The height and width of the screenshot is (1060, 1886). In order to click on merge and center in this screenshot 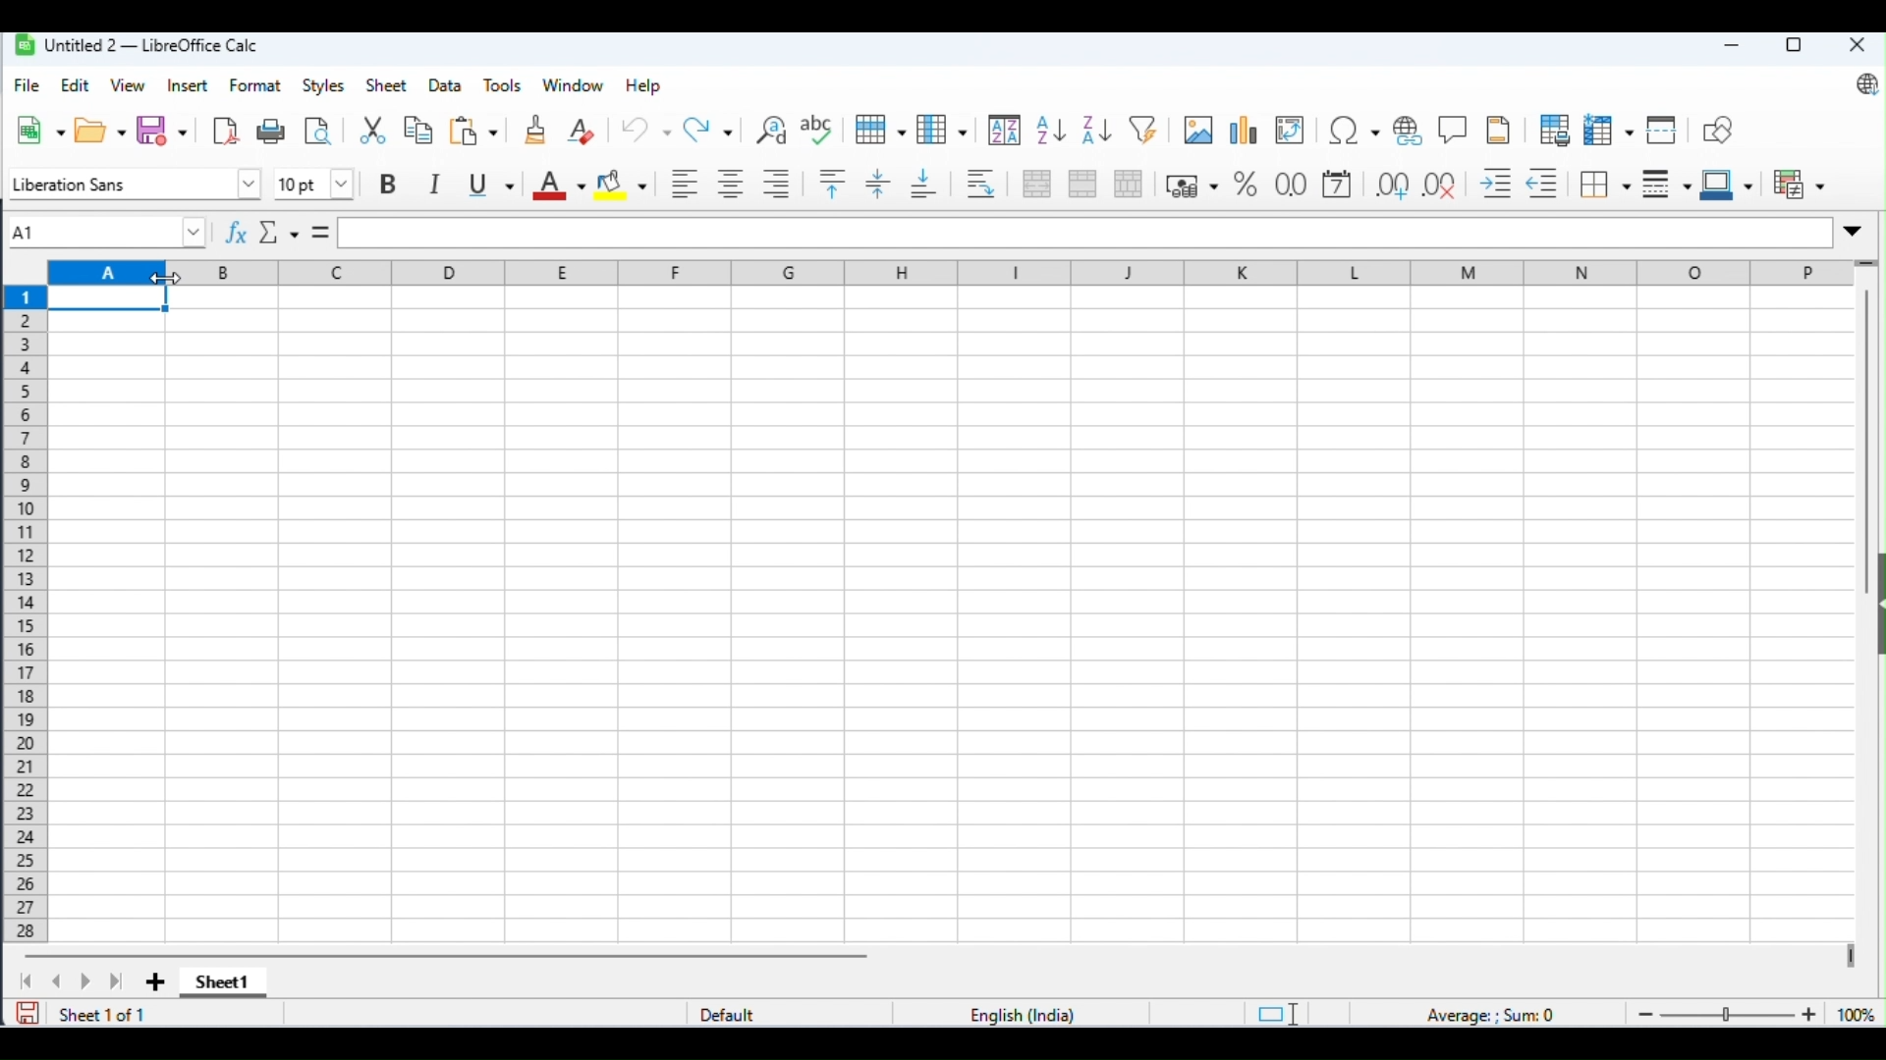, I will do `click(1037, 184)`.